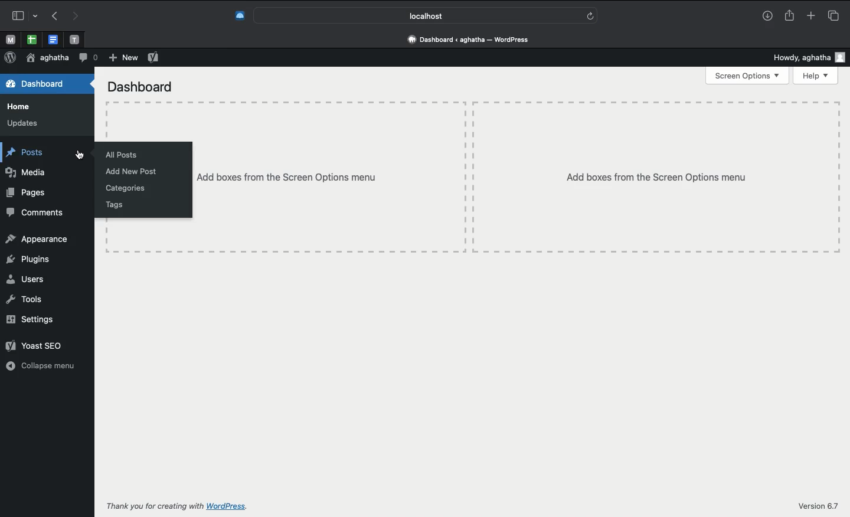  I want to click on Tools, so click(24, 301).